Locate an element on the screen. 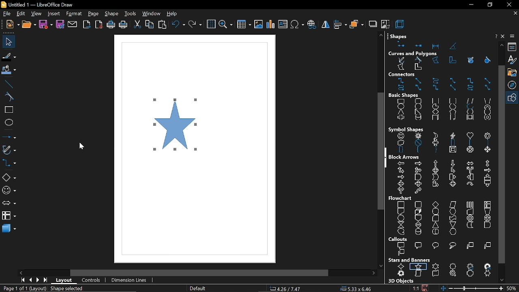  help is located at coordinates (173, 14).